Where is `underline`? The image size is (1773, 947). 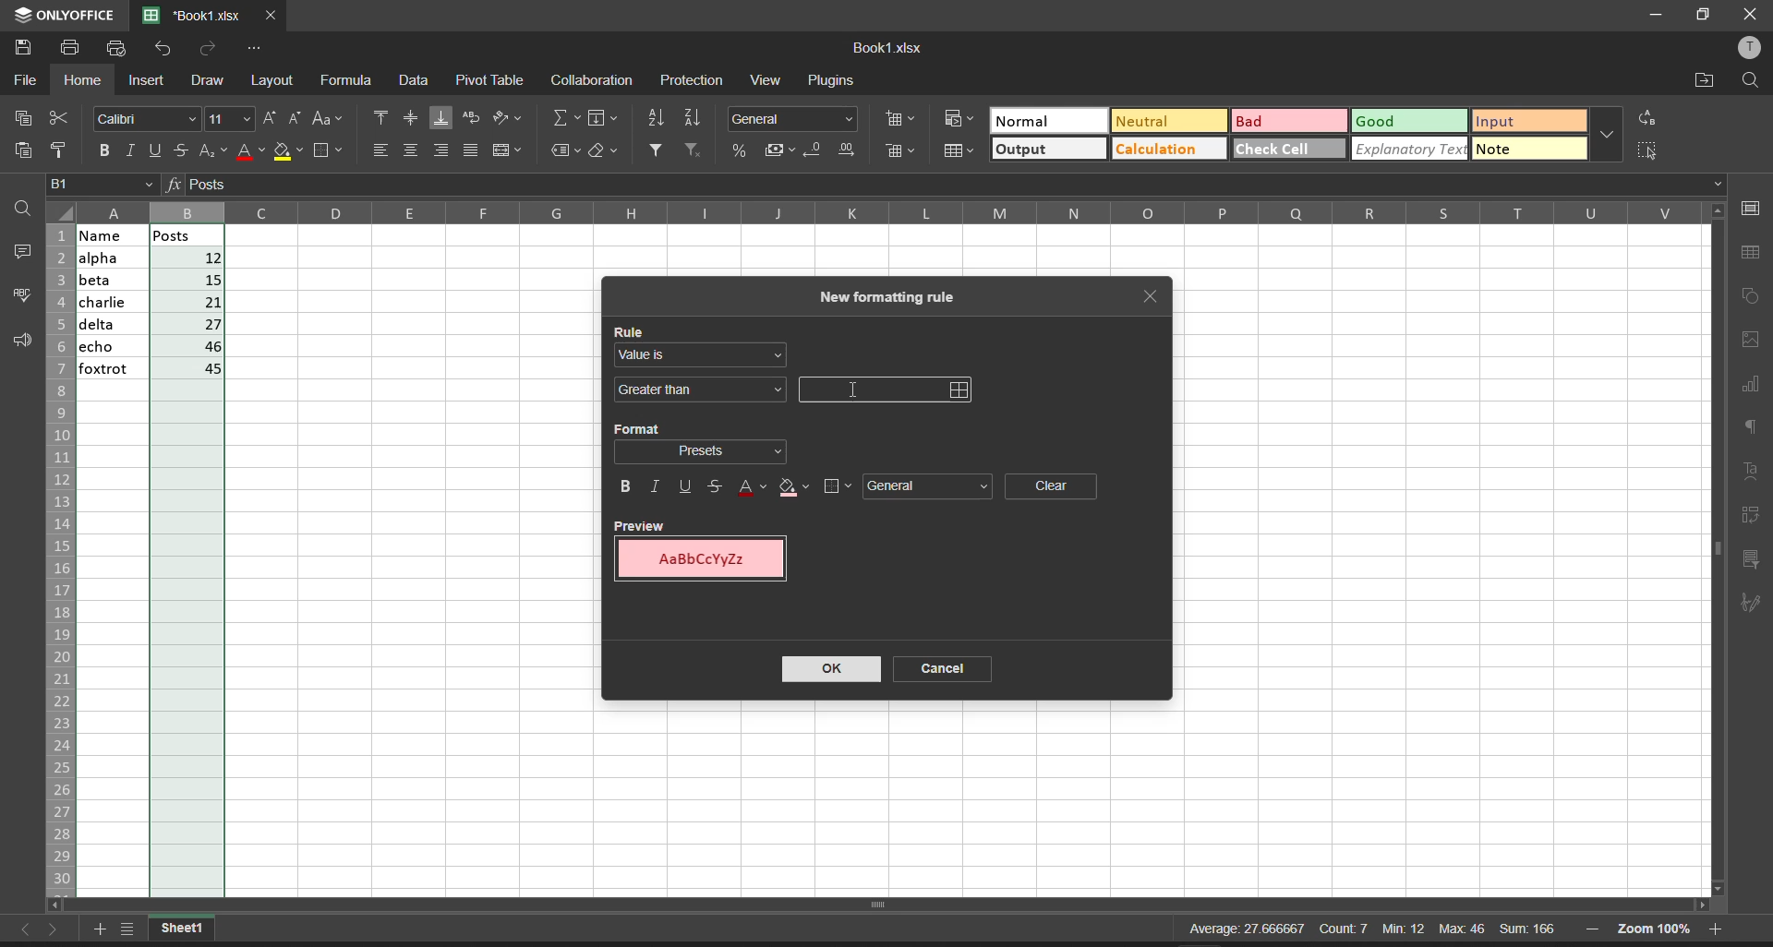 underline is located at coordinates (687, 485).